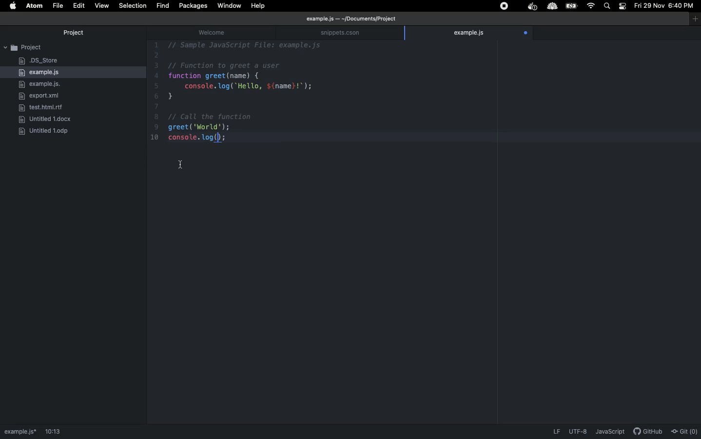 The image size is (701, 439). What do you see at coordinates (40, 97) in the screenshot?
I see `export.xml` at bounding box center [40, 97].